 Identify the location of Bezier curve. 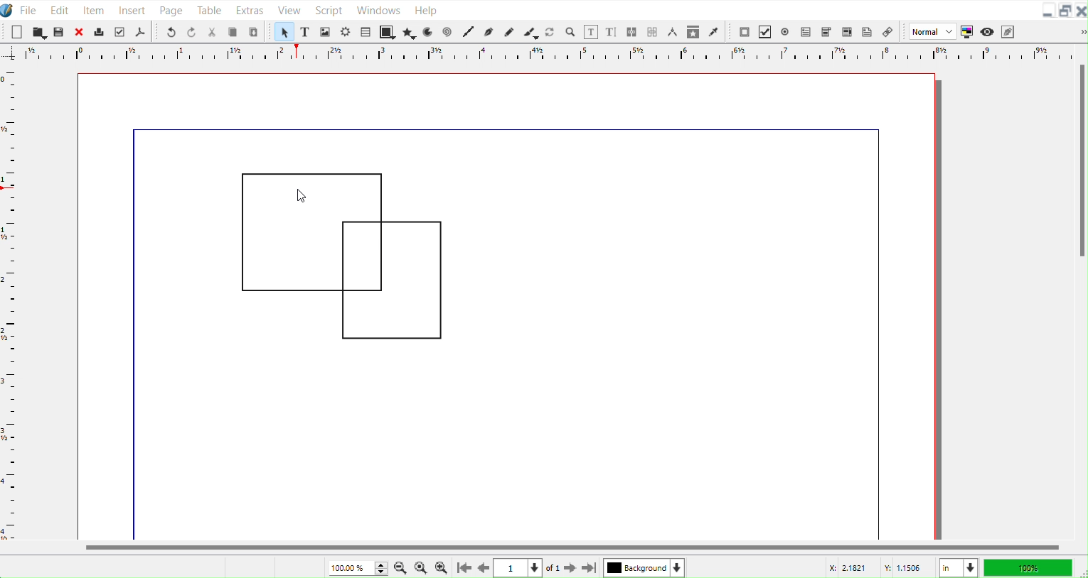
(489, 33).